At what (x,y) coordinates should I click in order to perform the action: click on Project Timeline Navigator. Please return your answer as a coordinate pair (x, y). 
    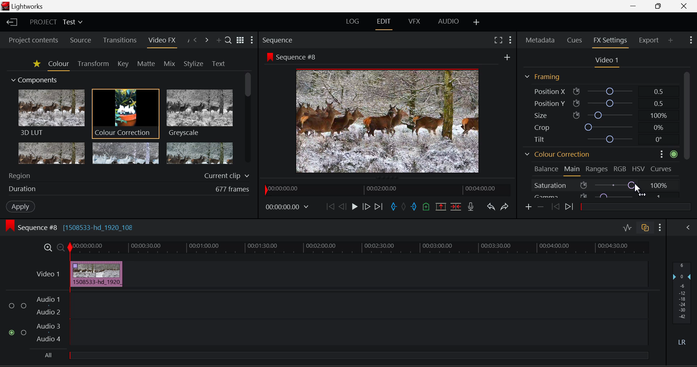
    Looking at the image, I should click on (388, 189).